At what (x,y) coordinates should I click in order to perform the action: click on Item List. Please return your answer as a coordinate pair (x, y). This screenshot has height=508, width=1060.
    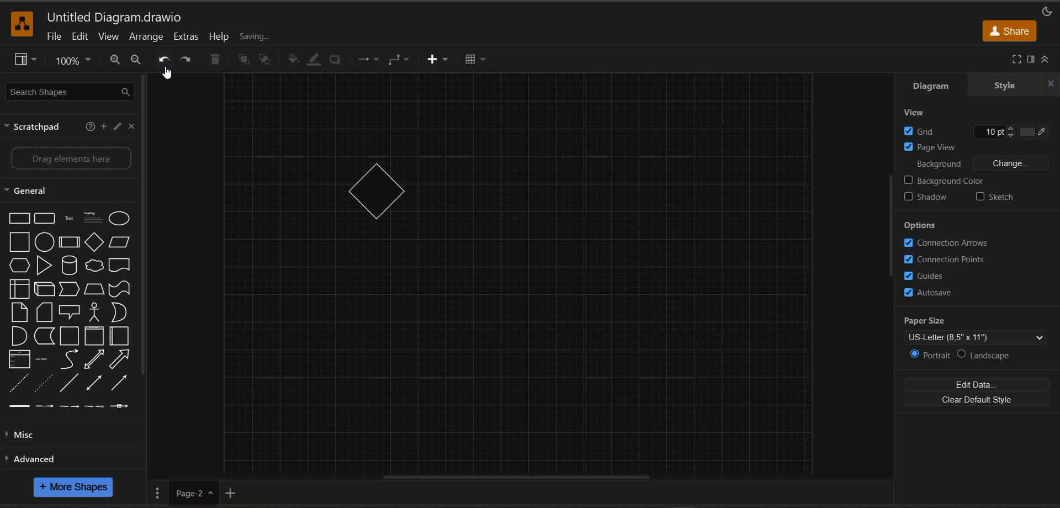
    Looking at the image, I should click on (19, 360).